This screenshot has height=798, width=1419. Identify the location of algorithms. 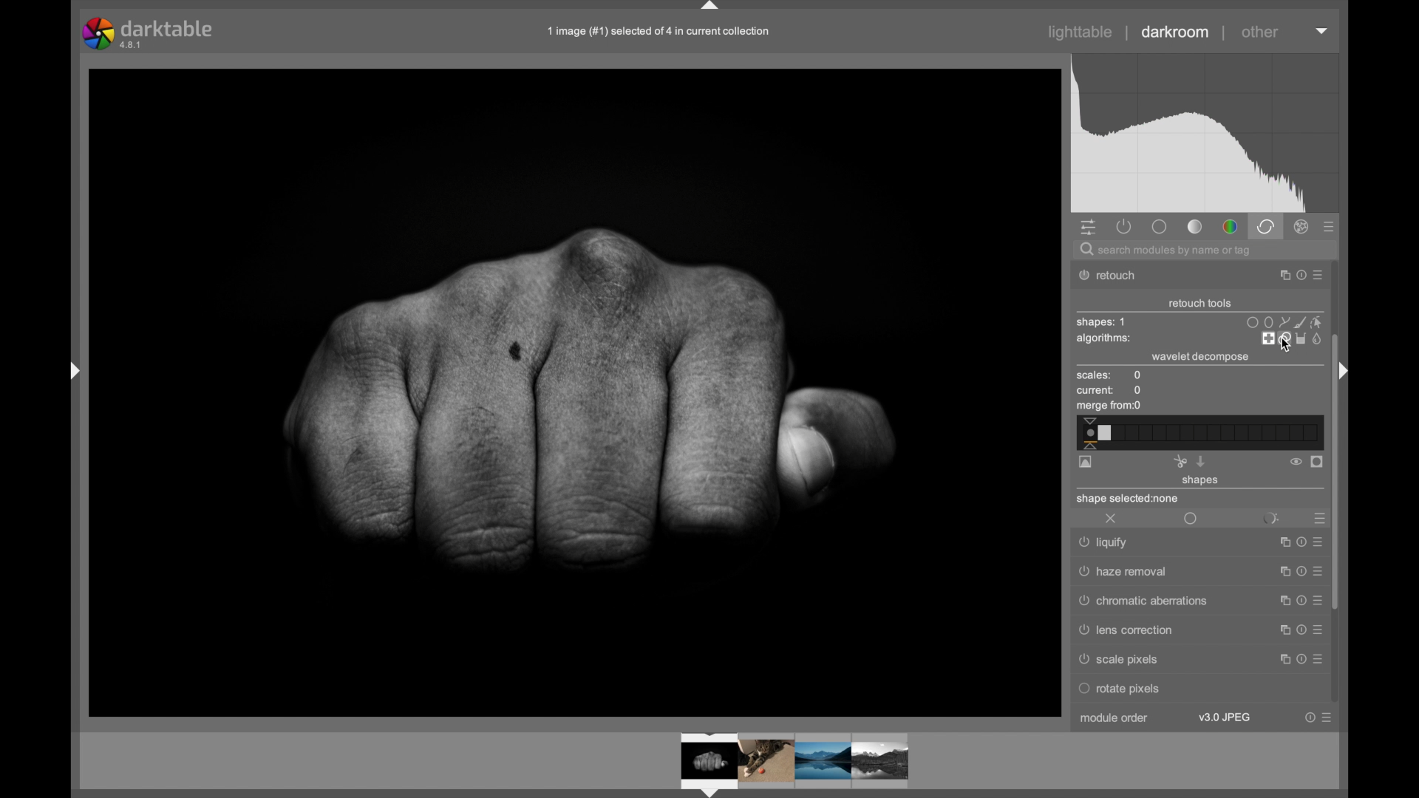
(1105, 340).